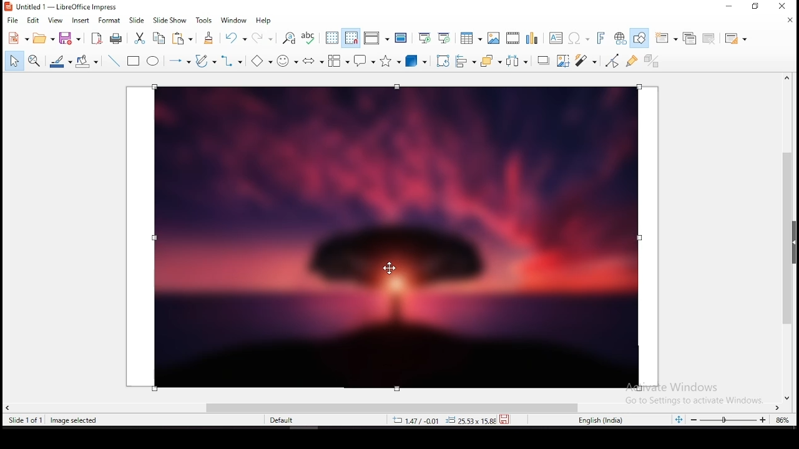 The height and width of the screenshot is (449, 799). What do you see at coordinates (74, 421) in the screenshot?
I see `image seleted` at bounding box center [74, 421].